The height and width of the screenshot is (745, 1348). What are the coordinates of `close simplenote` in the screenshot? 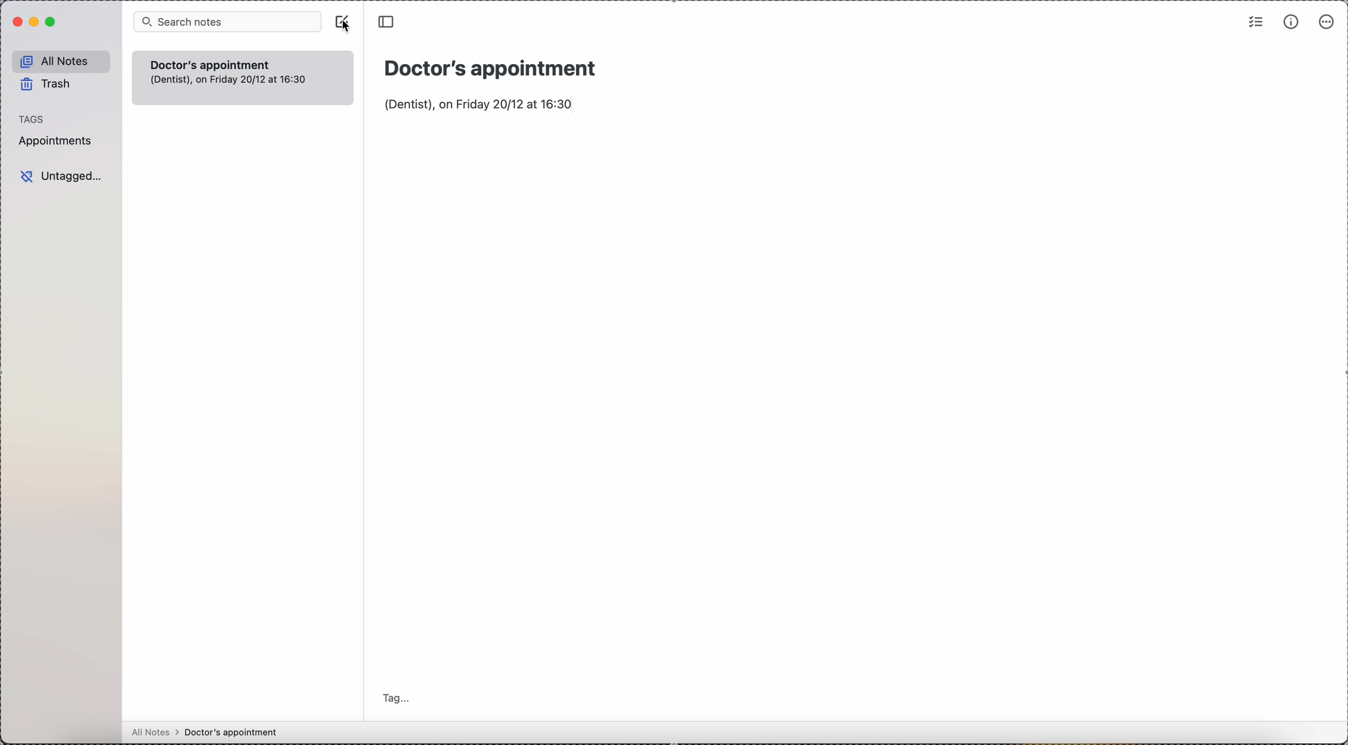 It's located at (16, 22).